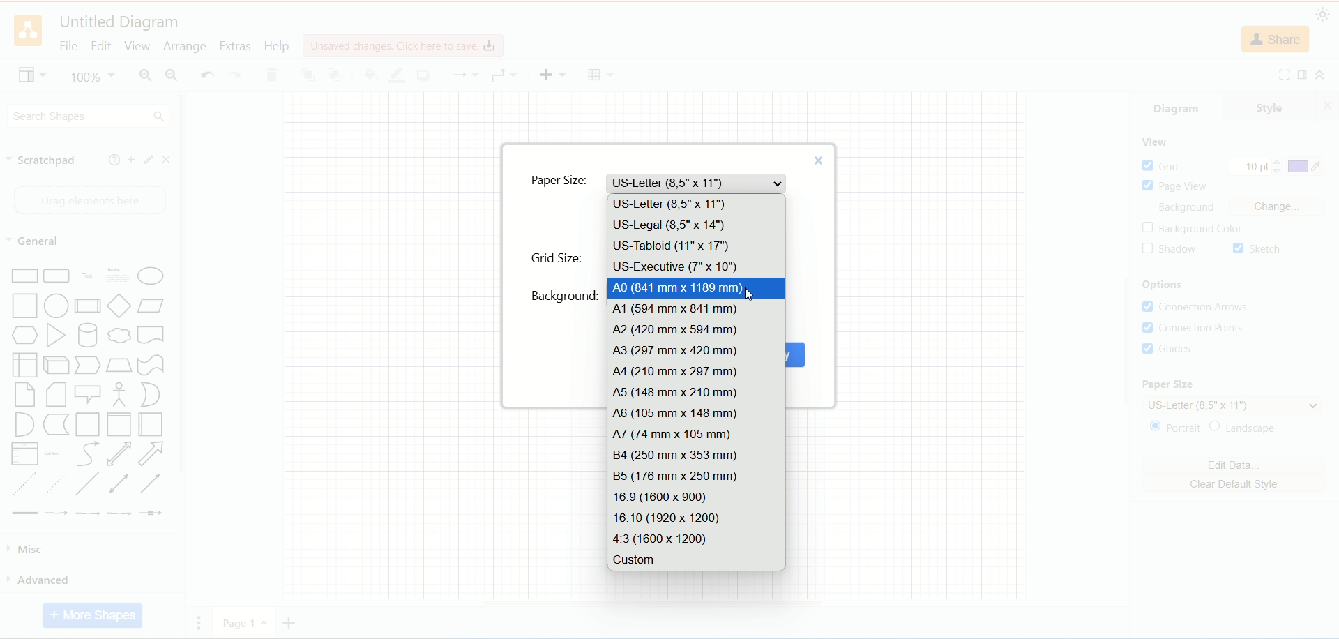 The height and width of the screenshot is (639, 1339). I want to click on vertical scroll bar, so click(1125, 348).